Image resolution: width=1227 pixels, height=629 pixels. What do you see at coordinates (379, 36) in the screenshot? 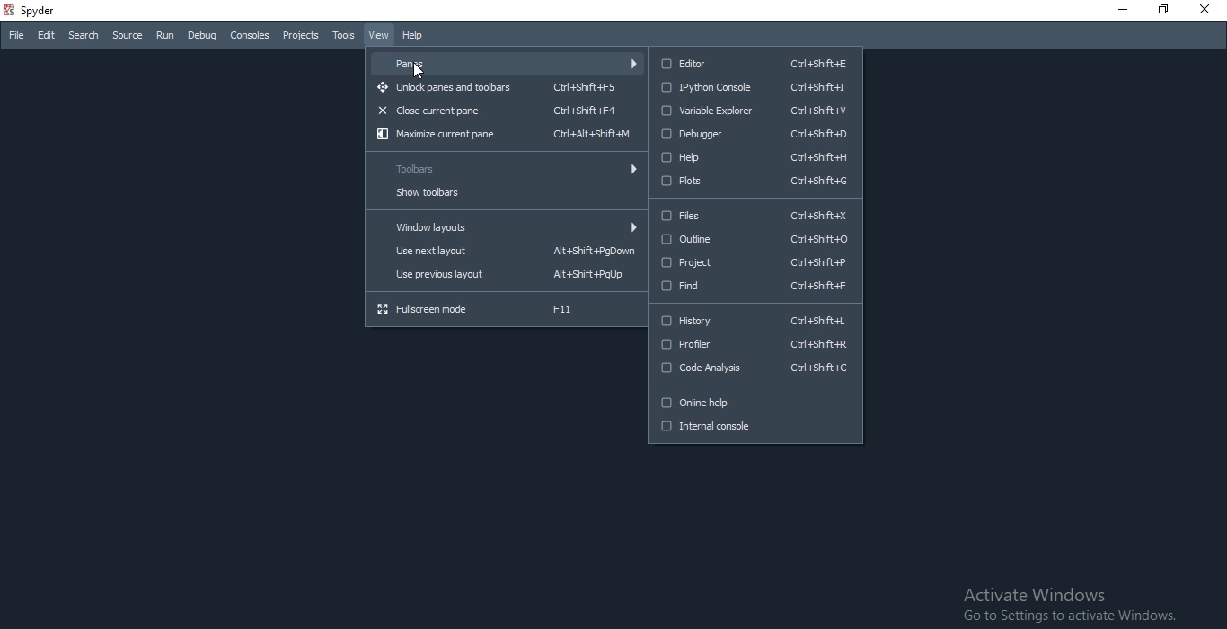
I see `View` at bounding box center [379, 36].